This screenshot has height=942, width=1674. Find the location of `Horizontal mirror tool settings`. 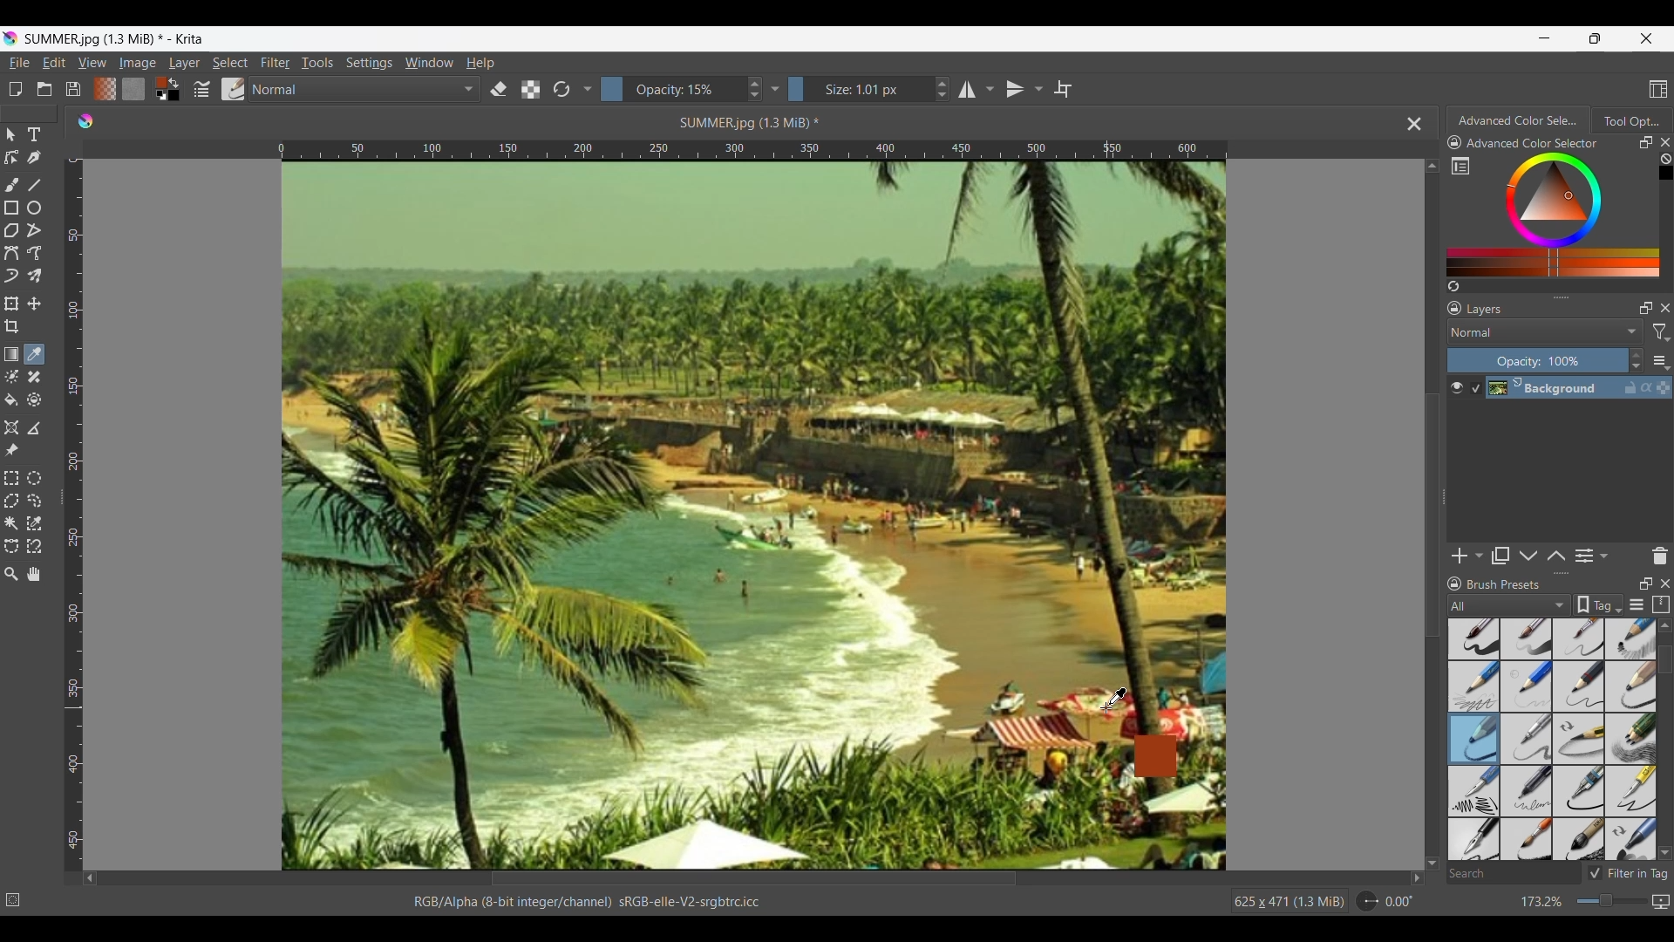

Horizontal mirror tool settings is located at coordinates (989, 89).